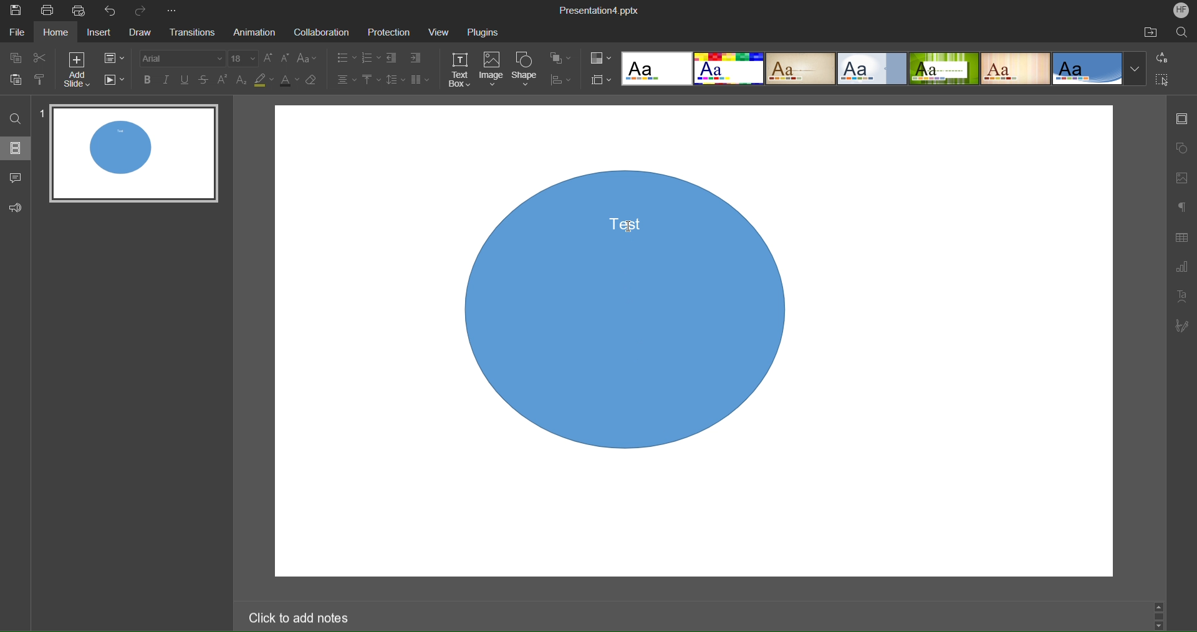  What do you see at coordinates (1186, 32) in the screenshot?
I see `Search` at bounding box center [1186, 32].